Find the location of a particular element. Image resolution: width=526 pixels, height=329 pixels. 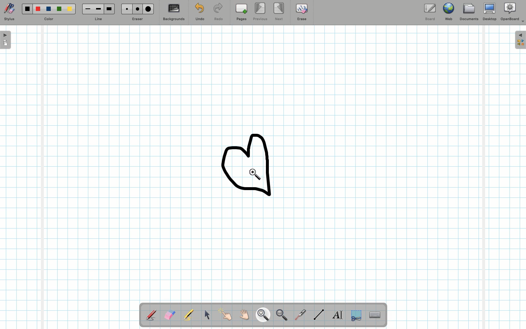

drawing is located at coordinates (250, 165).